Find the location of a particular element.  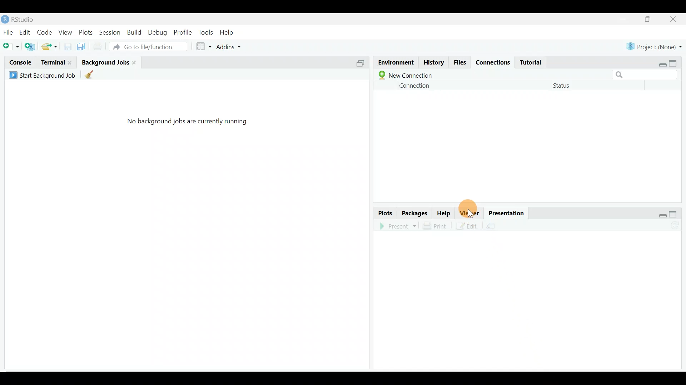

Save all open documents is located at coordinates (82, 45).